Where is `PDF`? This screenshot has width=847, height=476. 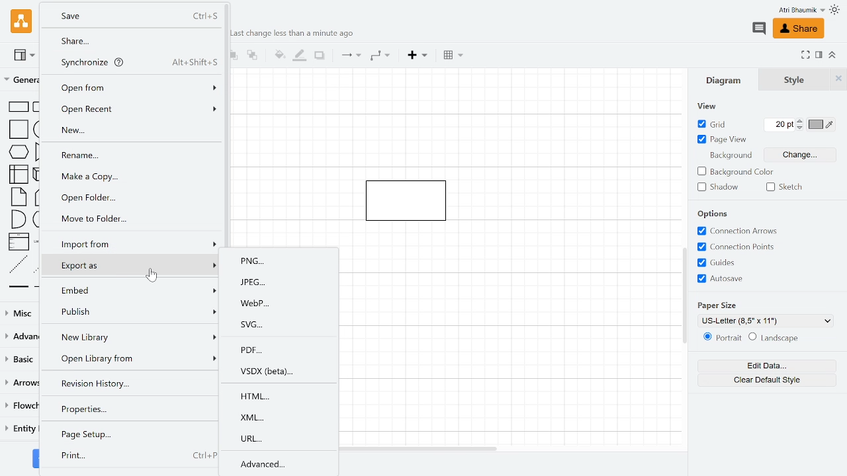 PDF is located at coordinates (283, 349).